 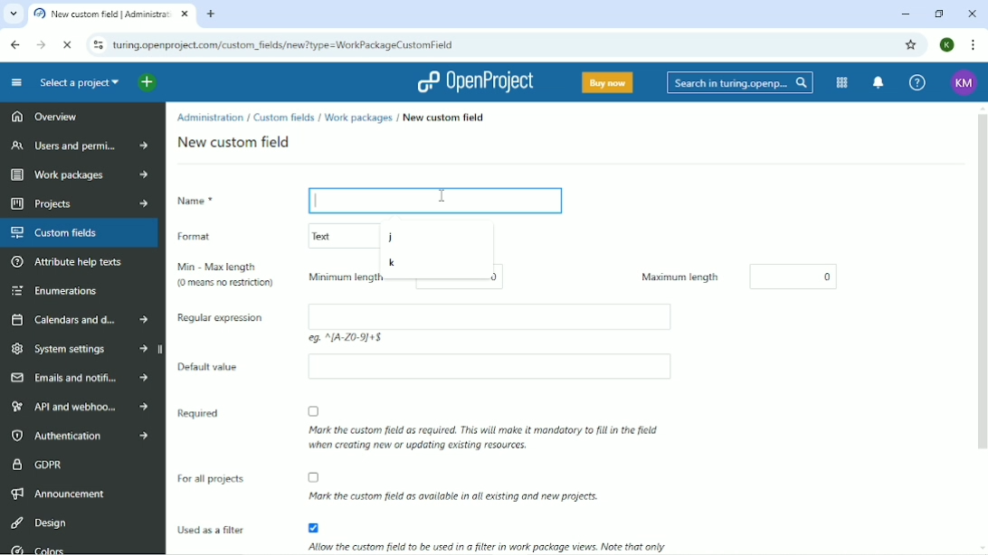 What do you see at coordinates (972, 44) in the screenshot?
I see `Customize and control google chrome` at bounding box center [972, 44].